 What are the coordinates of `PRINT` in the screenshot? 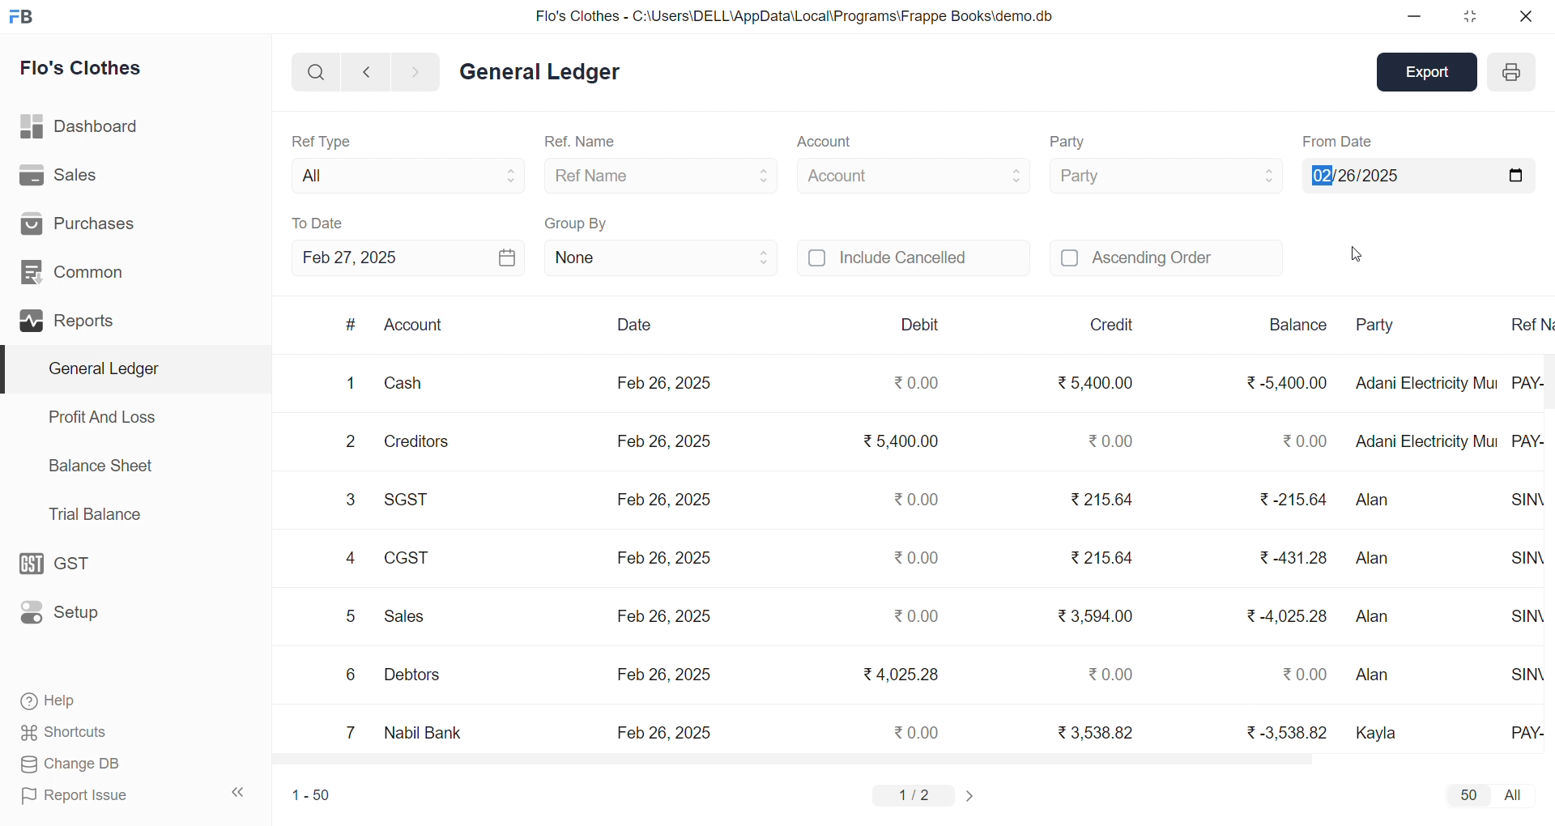 It's located at (1511, 75).